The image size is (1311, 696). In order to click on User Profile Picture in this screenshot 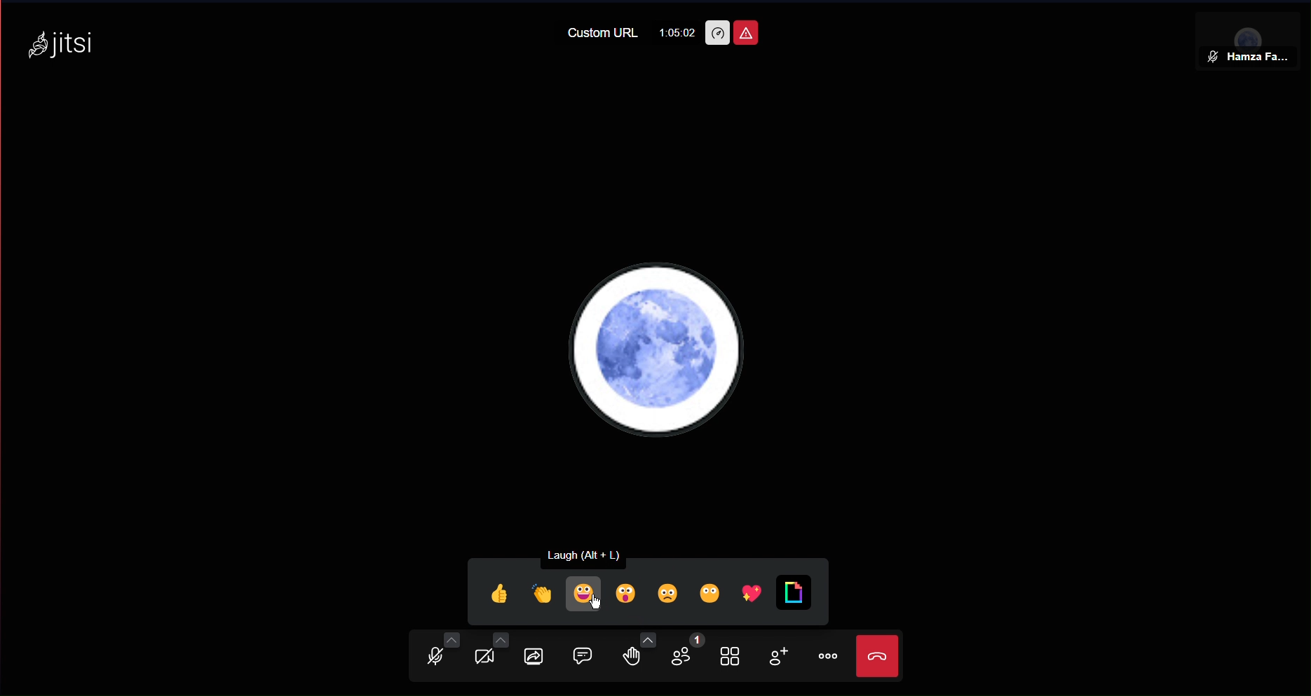, I will do `click(660, 349)`.